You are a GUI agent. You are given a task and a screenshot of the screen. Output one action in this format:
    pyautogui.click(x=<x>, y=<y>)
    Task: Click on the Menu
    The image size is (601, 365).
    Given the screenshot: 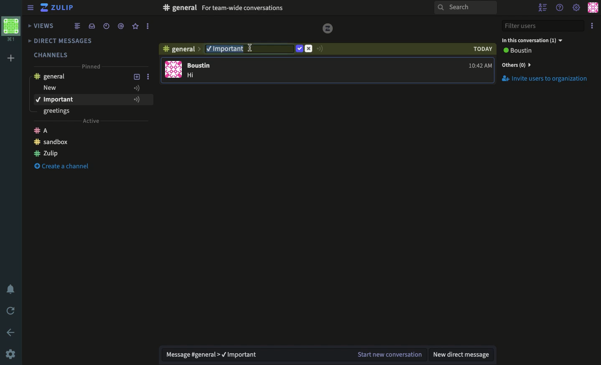 What is the action you would take?
    pyautogui.click(x=31, y=7)
    